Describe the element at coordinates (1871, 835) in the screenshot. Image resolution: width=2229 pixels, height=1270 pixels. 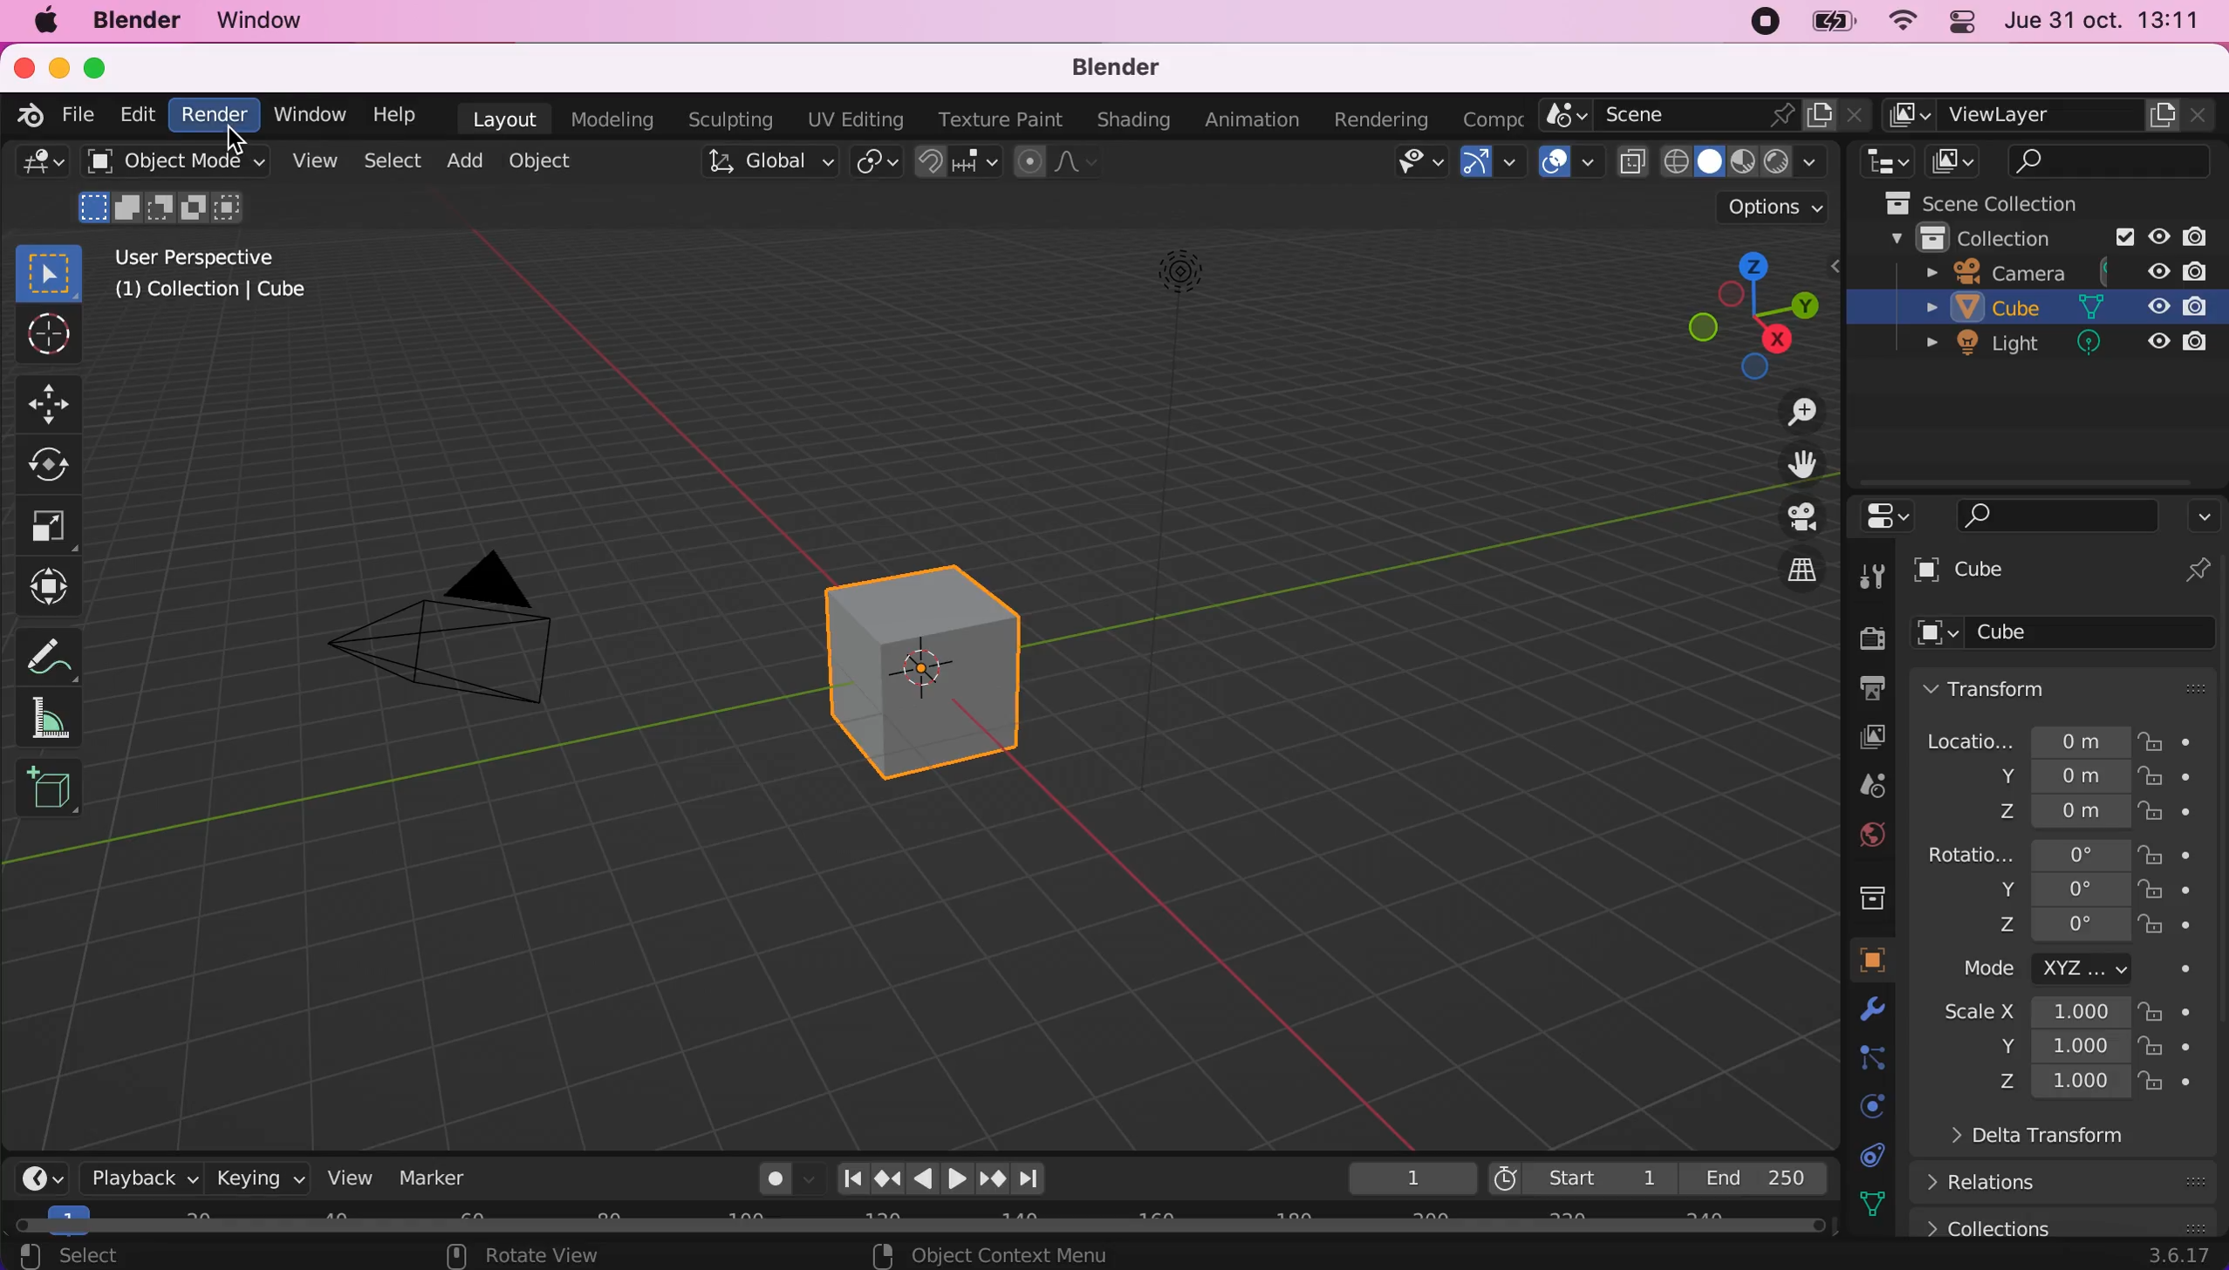
I see `world` at that location.